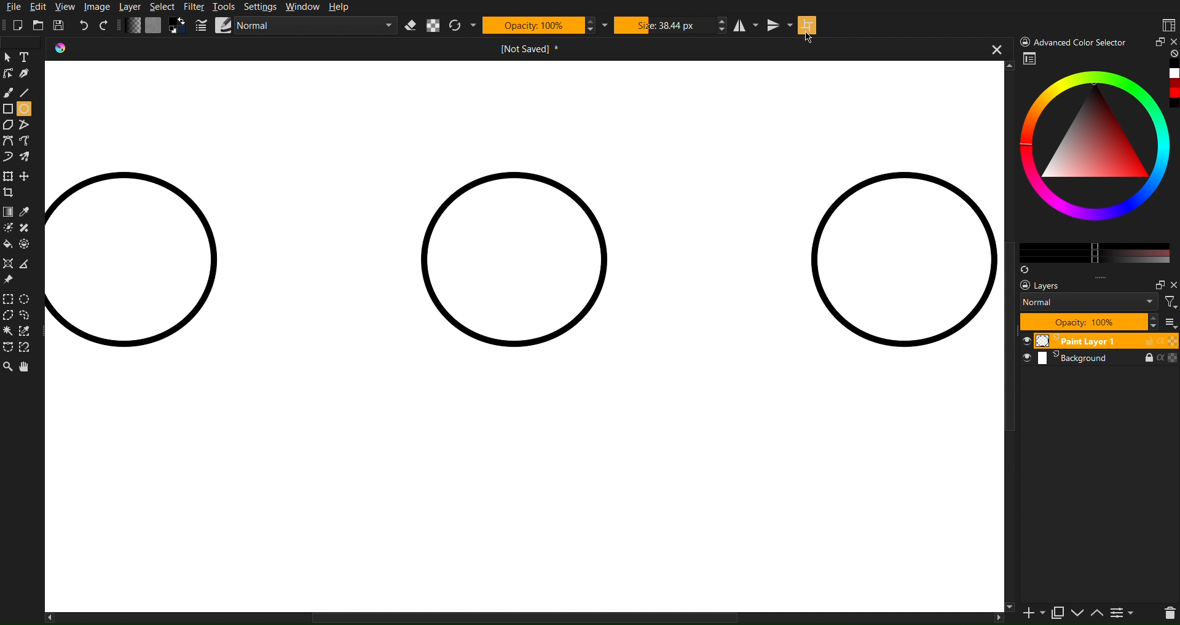 The image size is (1180, 625). What do you see at coordinates (1173, 284) in the screenshot?
I see `` at bounding box center [1173, 284].